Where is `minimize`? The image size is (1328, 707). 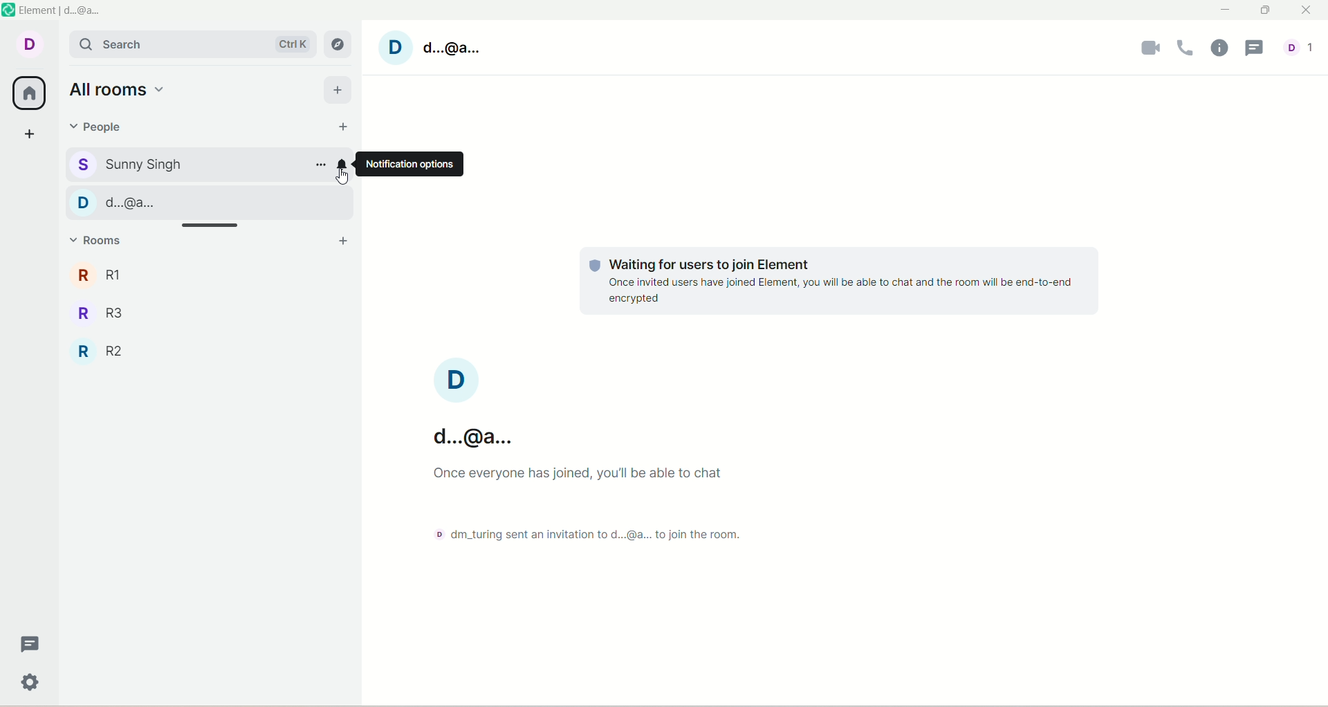
minimize is located at coordinates (1224, 12).